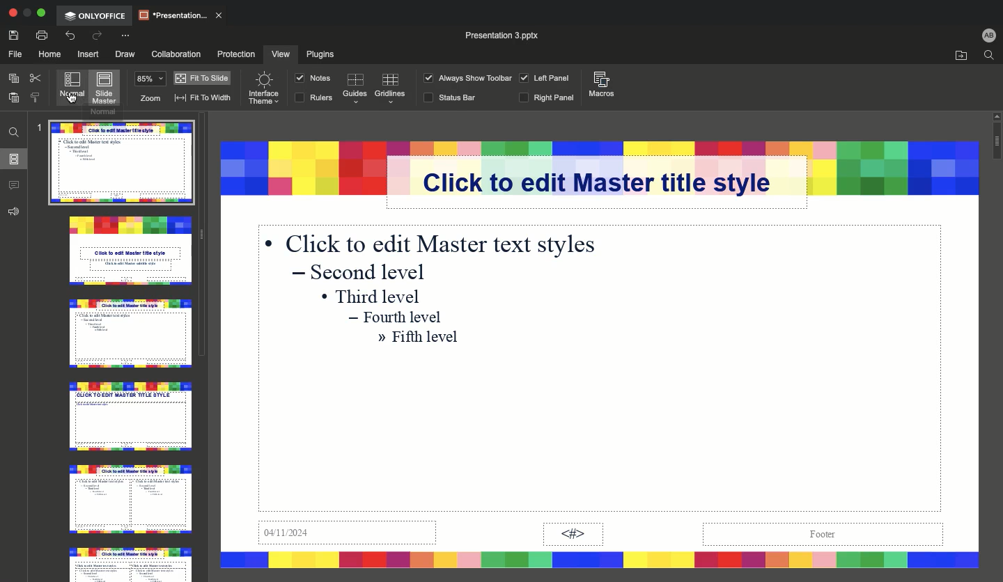 This screenshot has width=1003, height=582. I want to click on OnlyOffice, so click(97, 15).